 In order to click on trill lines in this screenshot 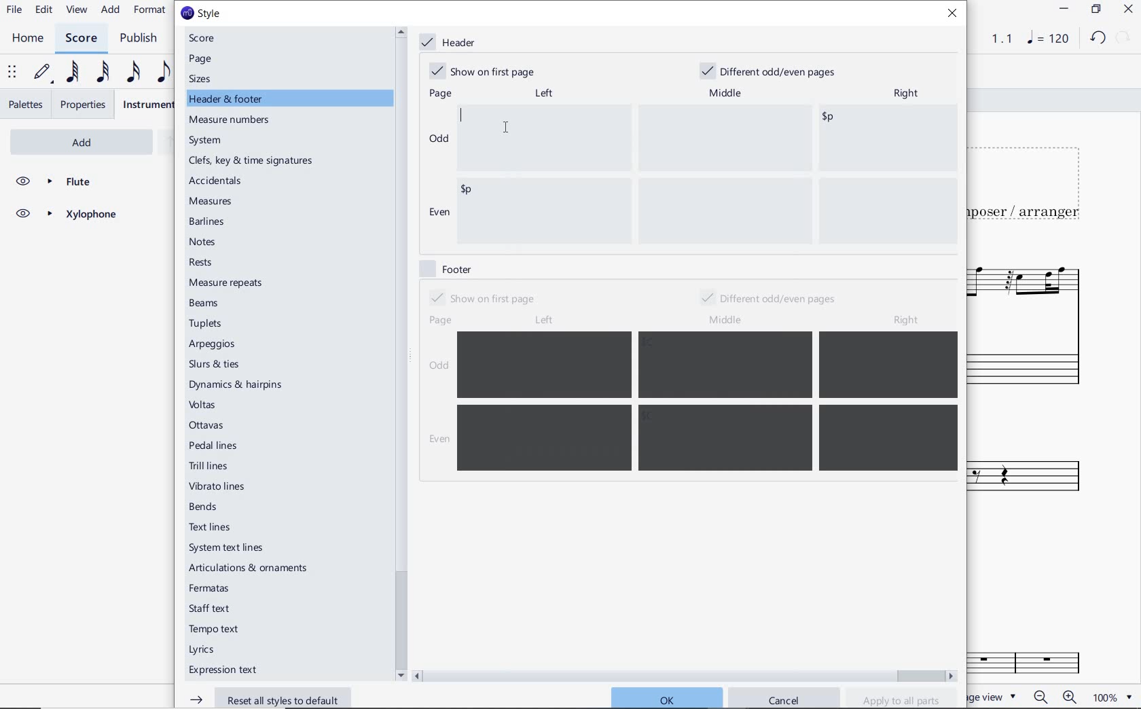, I will do `click(209, 466)`.